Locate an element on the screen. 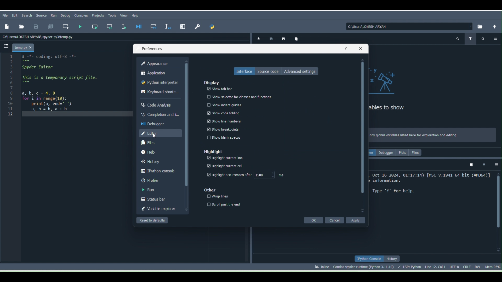 The height and width of the screenshot is (282, 502). Editor is located at coordinates (159, 133).